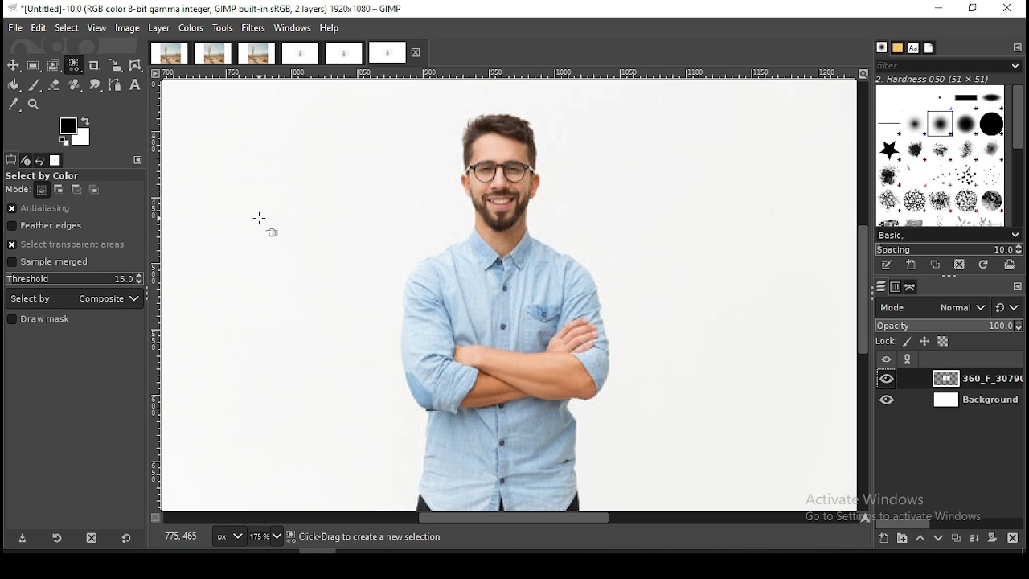  I want to click on windows, so click(293, 28).